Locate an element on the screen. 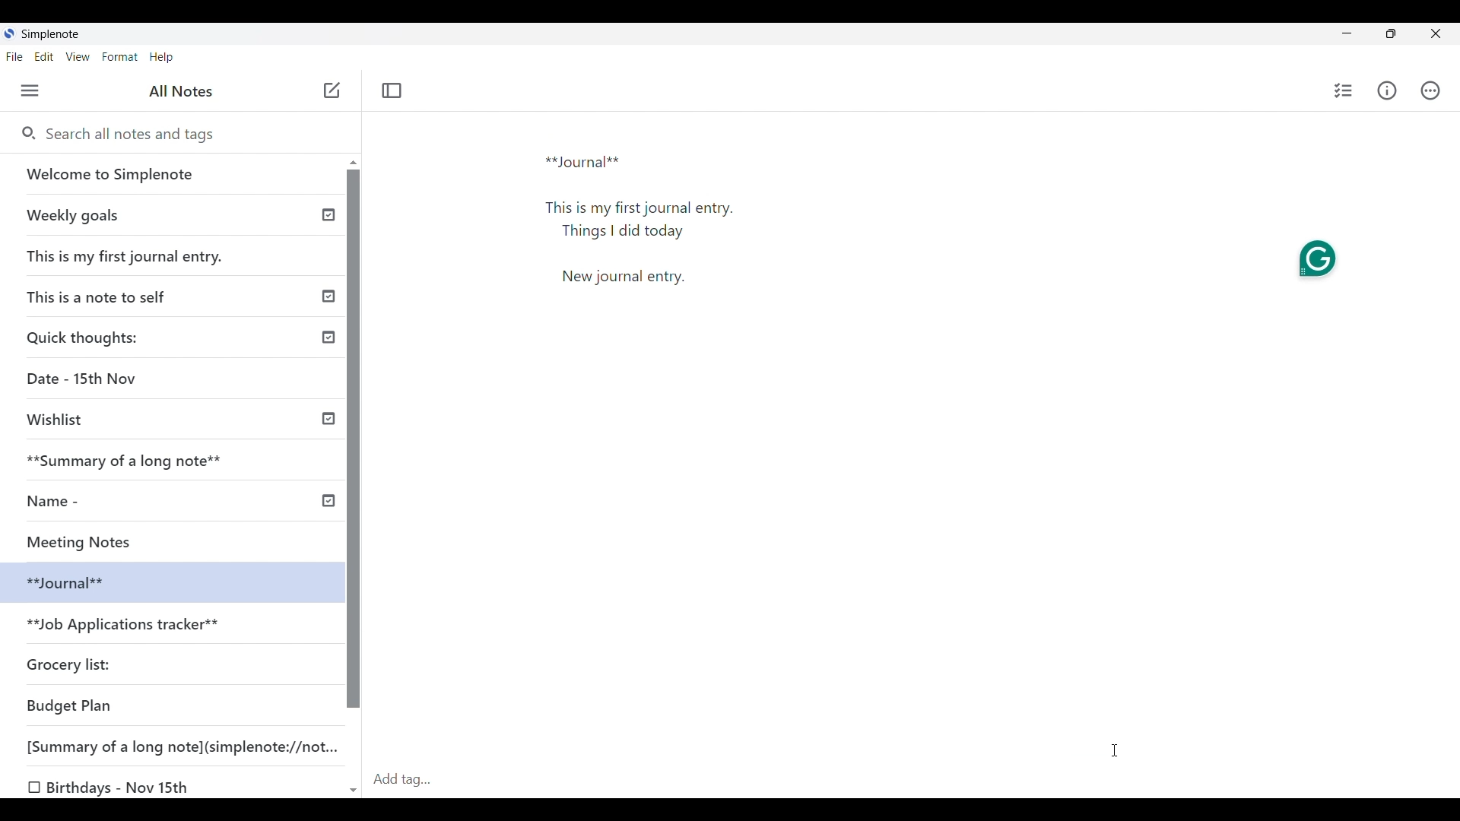  weekly goals is located at coordinates (170, 214).